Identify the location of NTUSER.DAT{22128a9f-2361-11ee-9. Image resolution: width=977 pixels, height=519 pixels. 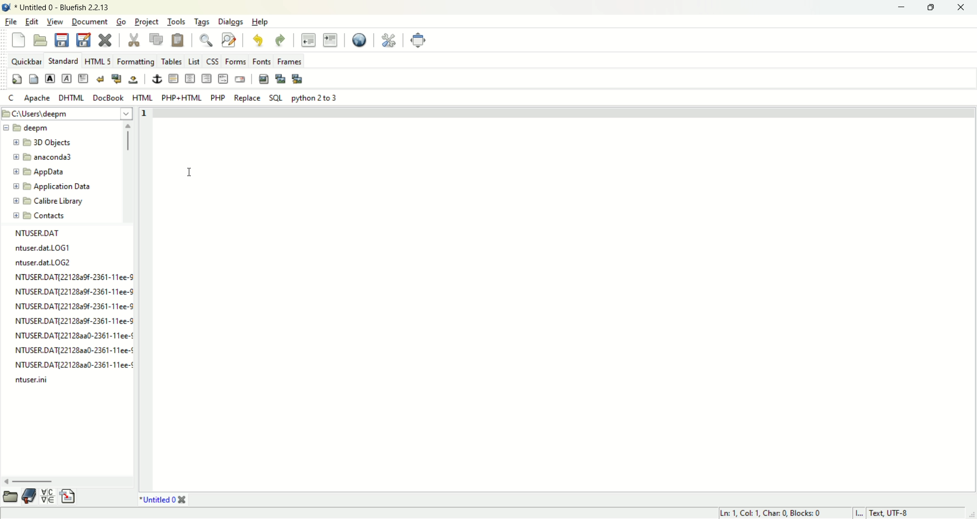
(74, 295).